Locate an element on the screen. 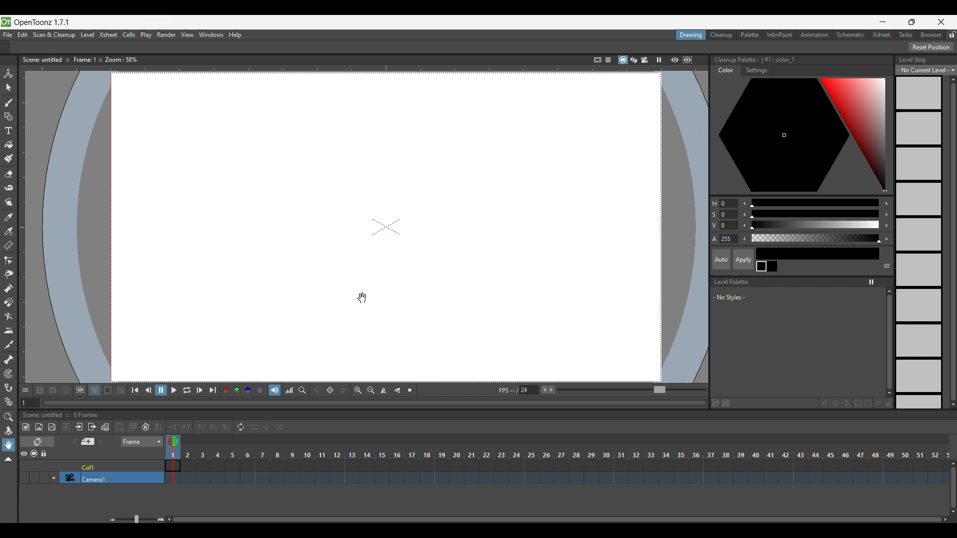  Toggle Xsheet/Timeline is located at coordinates (37, 442).